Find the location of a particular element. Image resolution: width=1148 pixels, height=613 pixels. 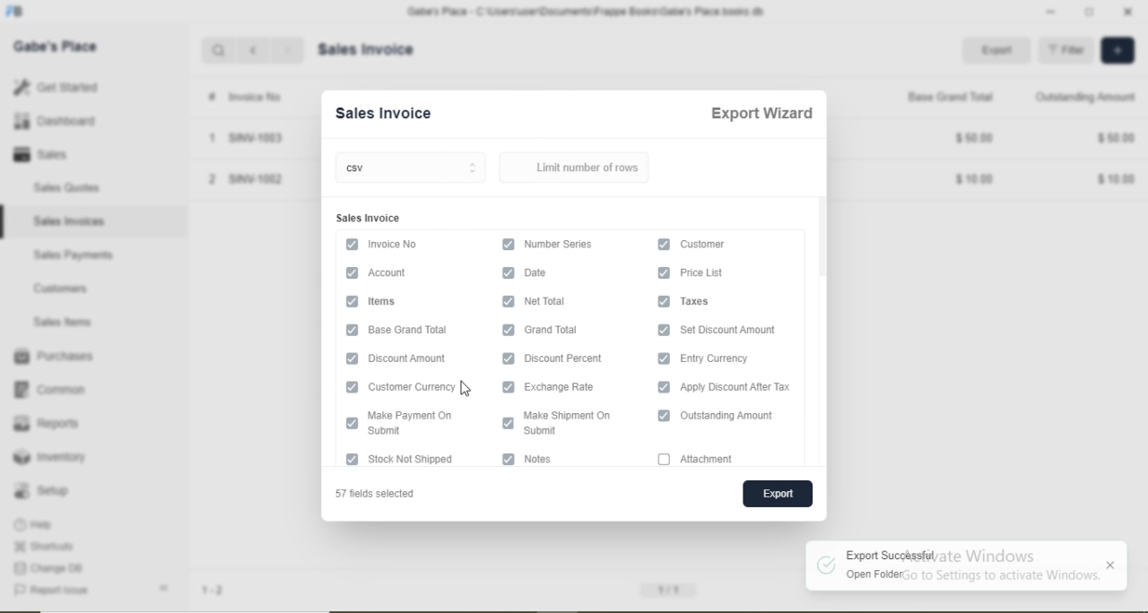

checkbox is located at coordinates (665, 417).